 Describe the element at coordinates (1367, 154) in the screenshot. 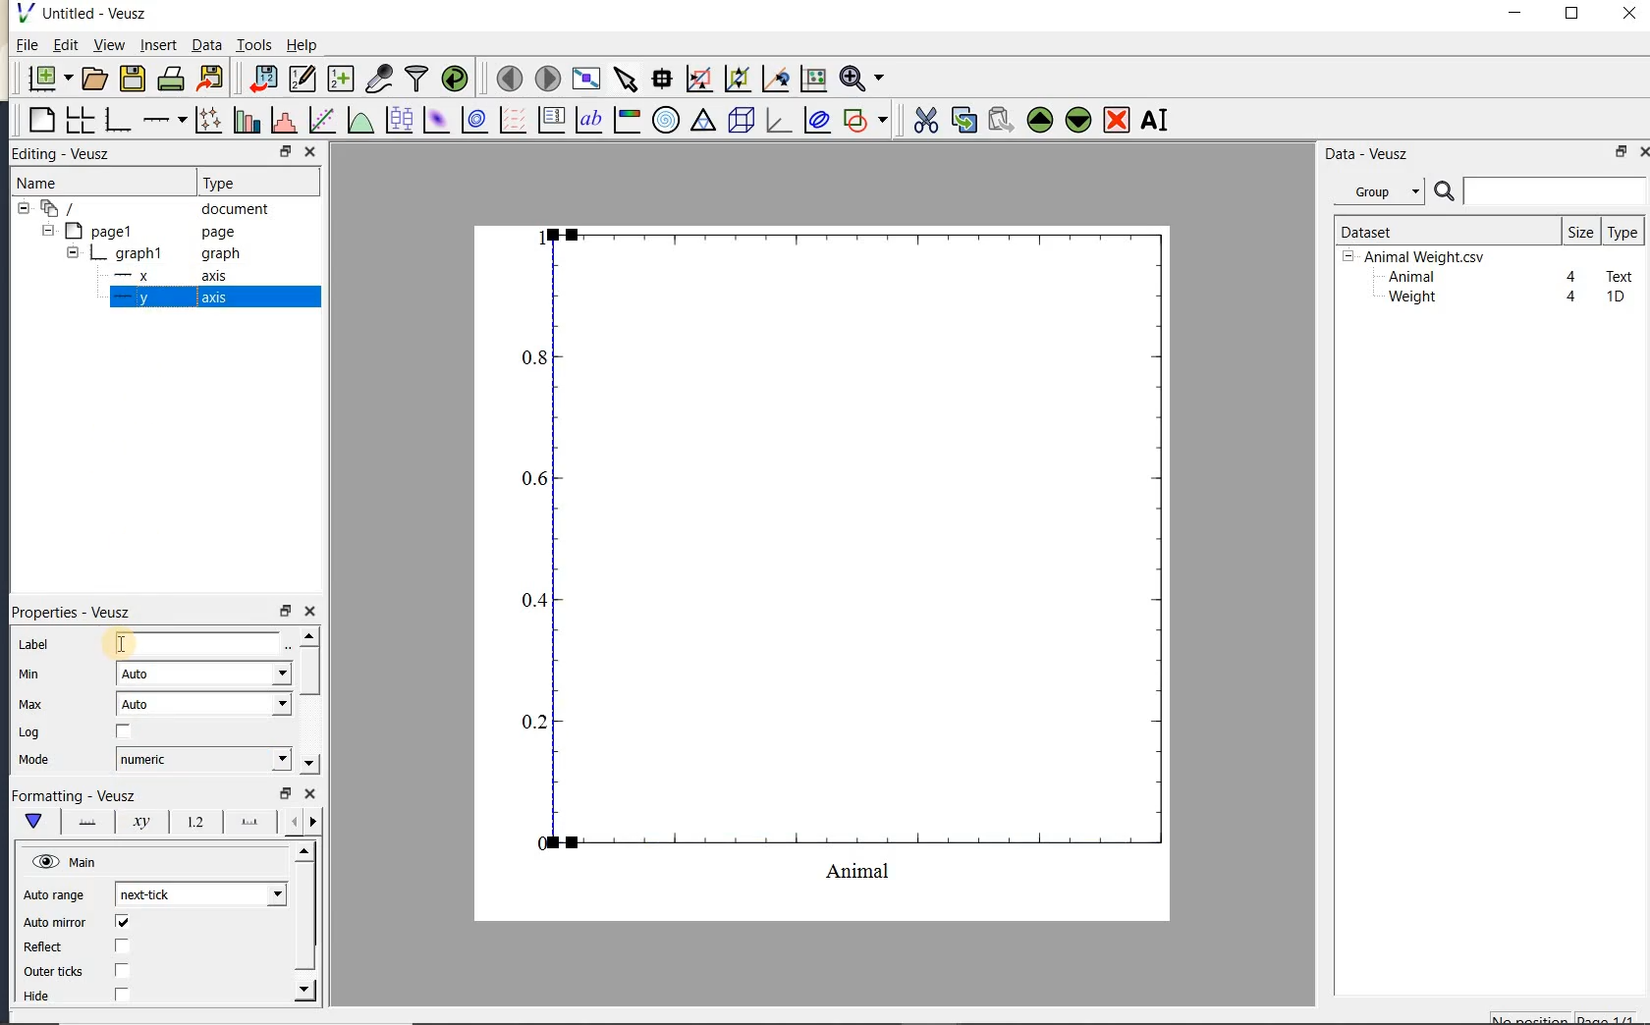

I see `Data-Veusz` at that location.